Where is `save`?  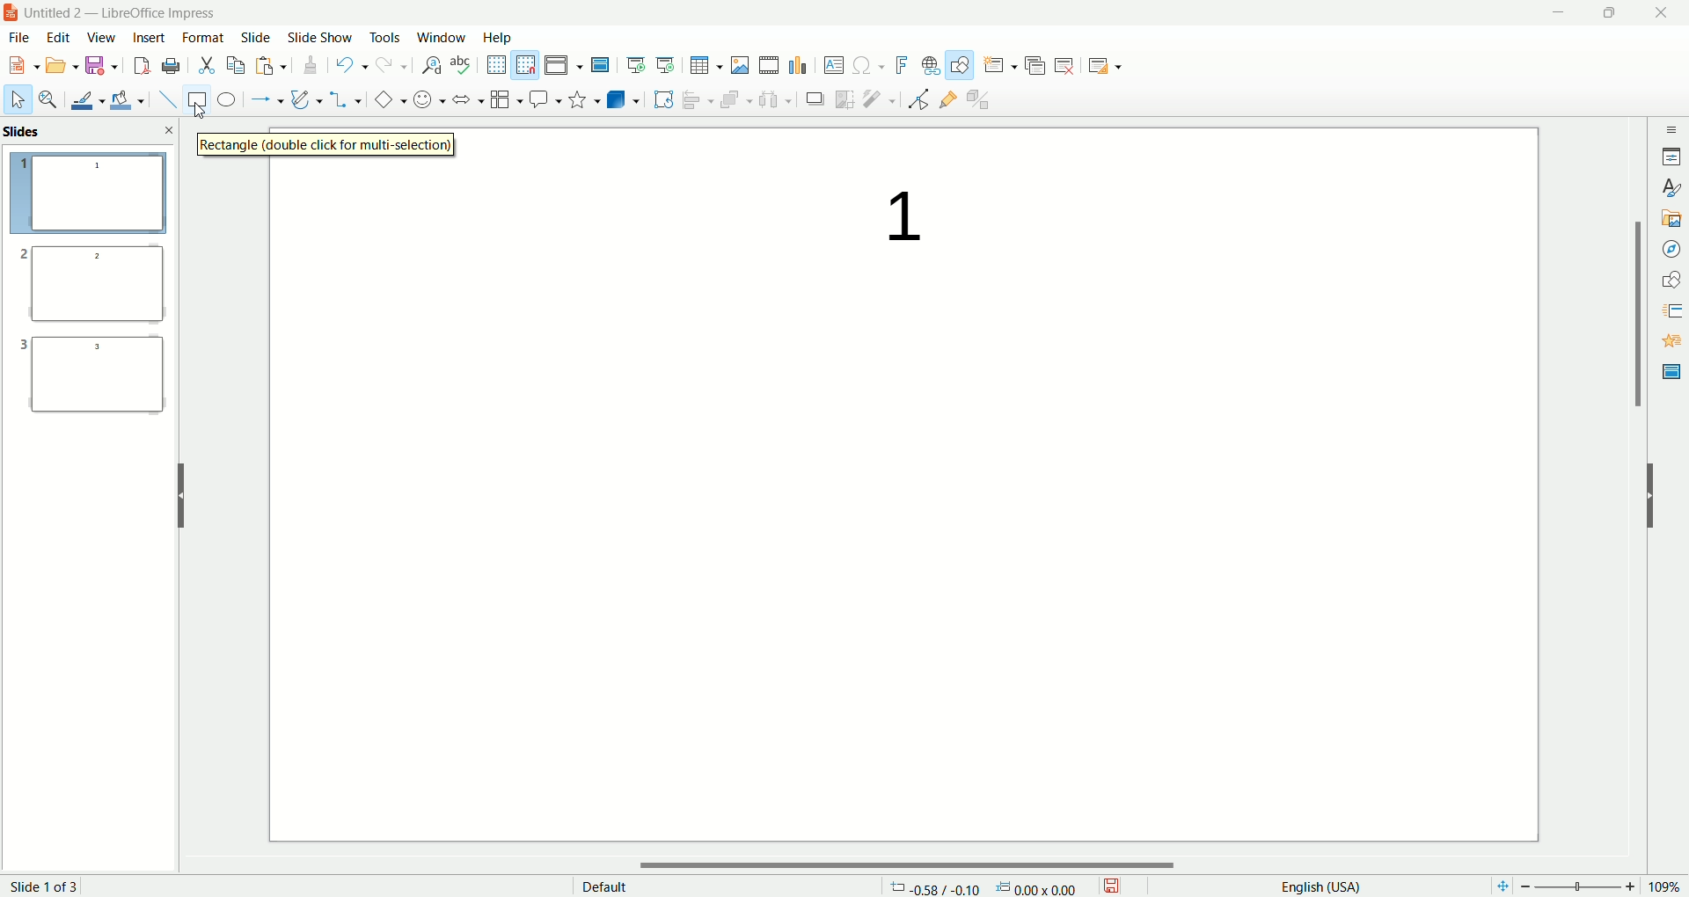
save is located at coordinates (1117, 884).